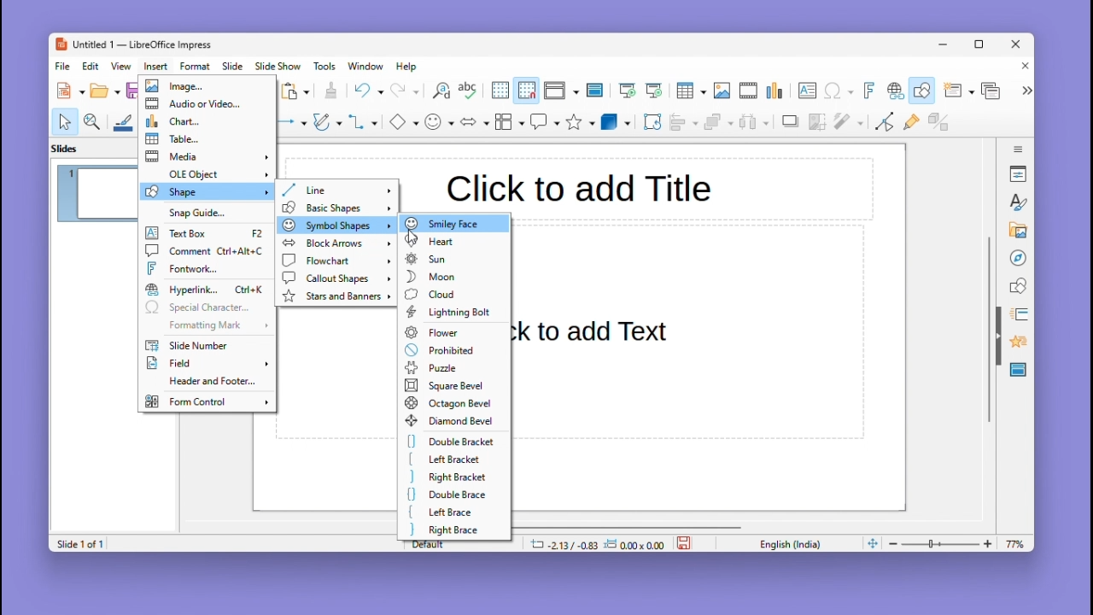  Describe the element at coordinates (202, 213) in the screenshot. I see `Snap GUIDE` at that location.